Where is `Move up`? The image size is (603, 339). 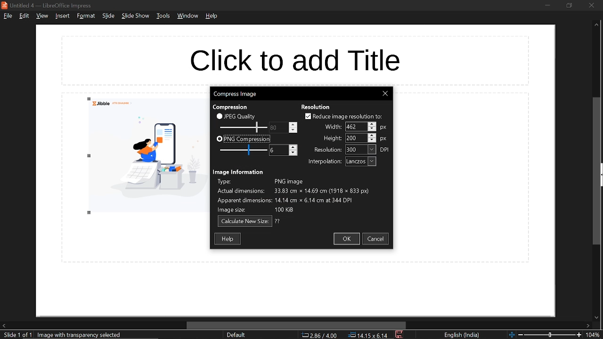 Move up is located at coordinates (596, 25).